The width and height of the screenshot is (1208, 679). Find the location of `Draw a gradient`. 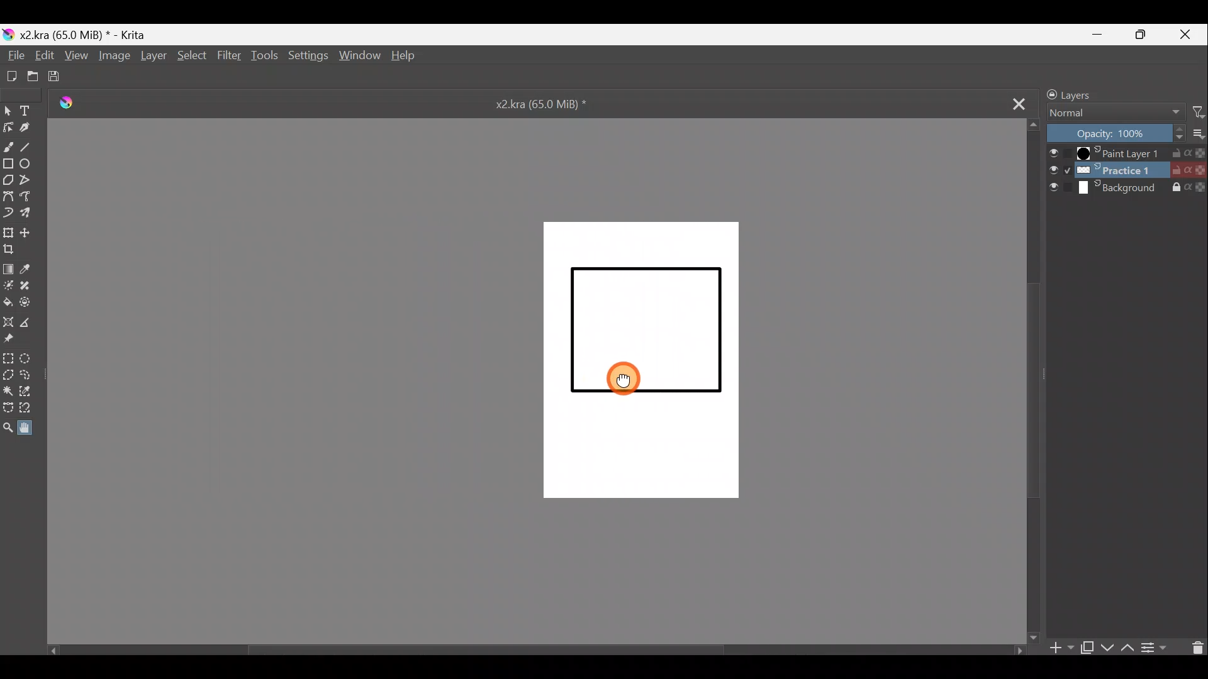

Draw a gradient is located at coordinates (9, 268).